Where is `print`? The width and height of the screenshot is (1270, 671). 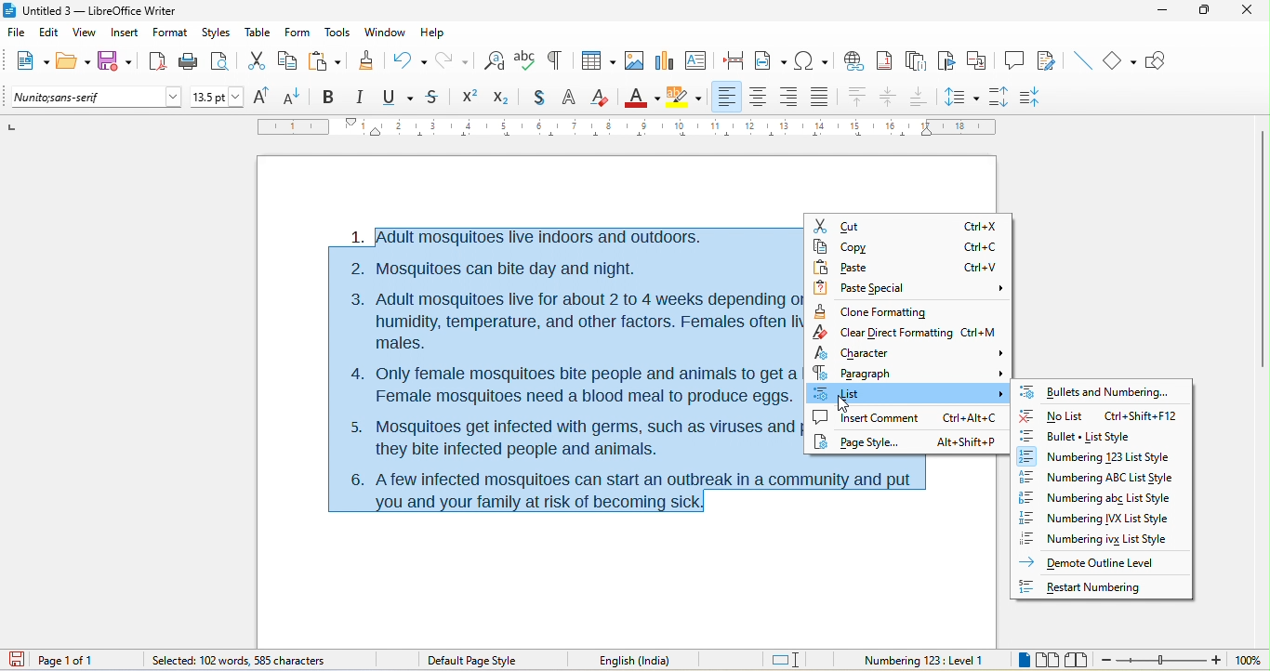
print is located at coordinates (188, 64).